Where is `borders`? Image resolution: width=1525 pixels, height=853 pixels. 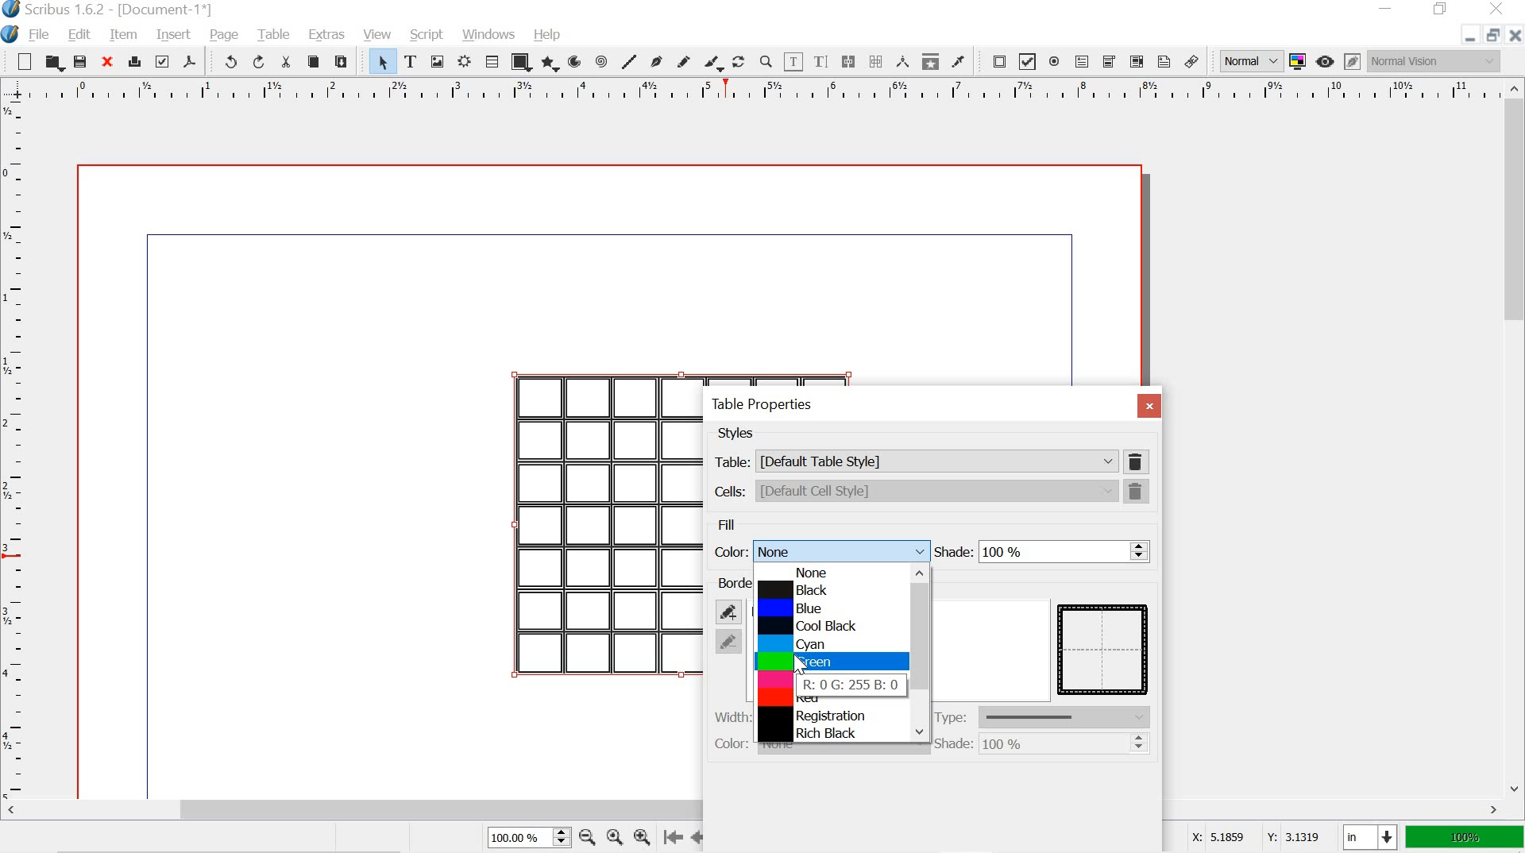
borders is located at coordinates (734, 583).